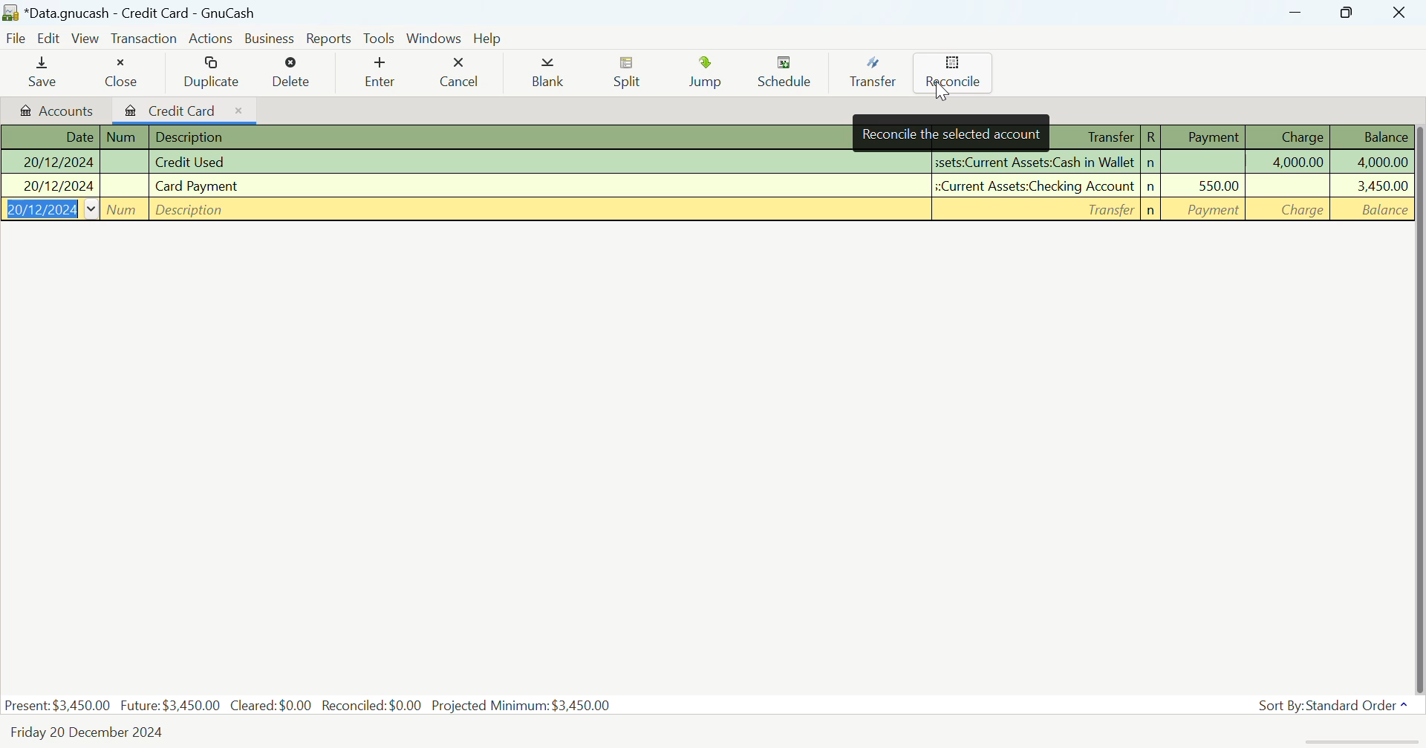  What do you see at coordinates (142, 39) in the screenshot?
I see `Transaction` at bounding box center [142, 39].